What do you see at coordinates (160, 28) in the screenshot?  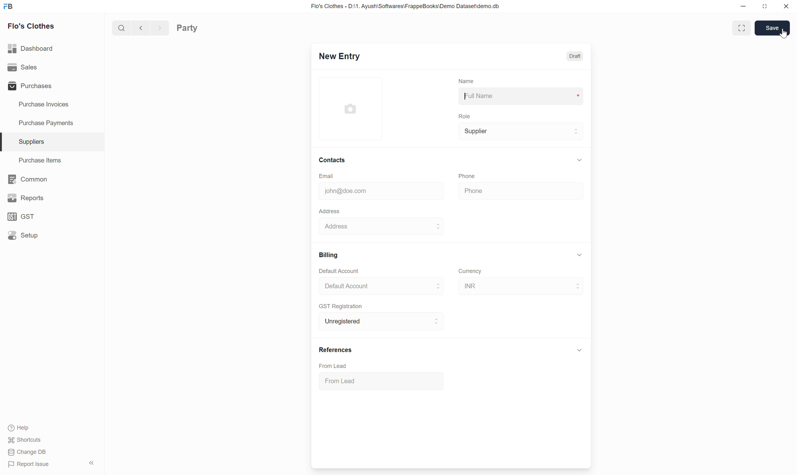 I see `Next` at bounding box center [160, 28].